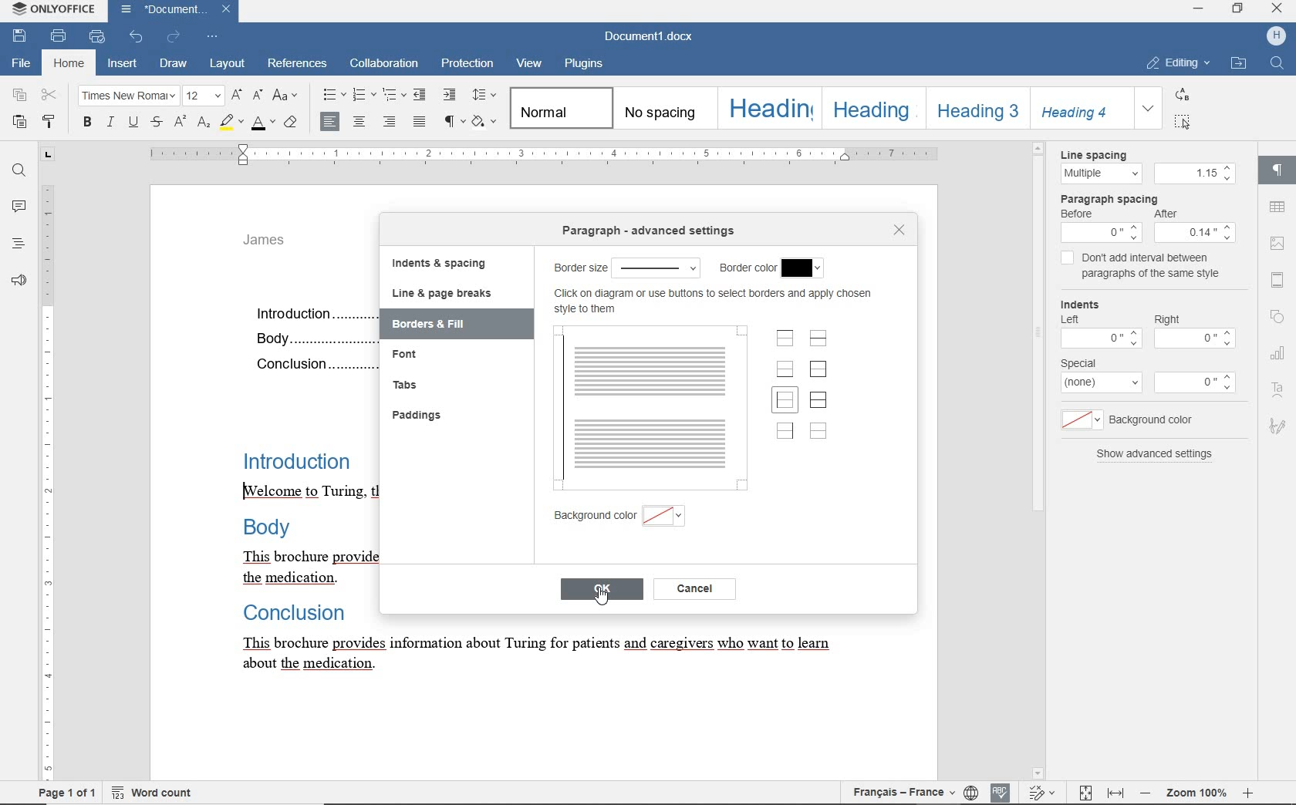 Image resolution: width=1296 pixels, height=805 pixels. What do you see at coordinates (1101, 233) in the screenshot?
I see `menu` at bounding box center [1101, 233].